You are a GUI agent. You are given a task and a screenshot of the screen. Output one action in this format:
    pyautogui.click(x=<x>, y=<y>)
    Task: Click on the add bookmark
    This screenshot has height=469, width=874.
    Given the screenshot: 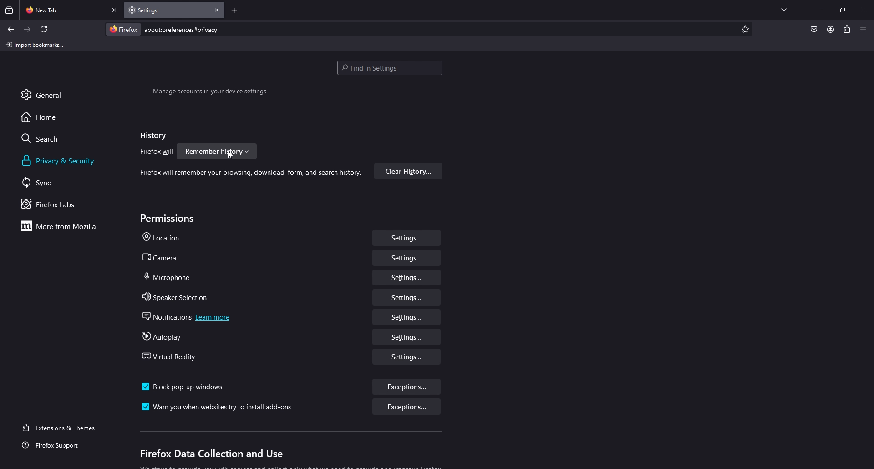 What is the action you would take?
    pyautogui.click(x=744, y=30)
    